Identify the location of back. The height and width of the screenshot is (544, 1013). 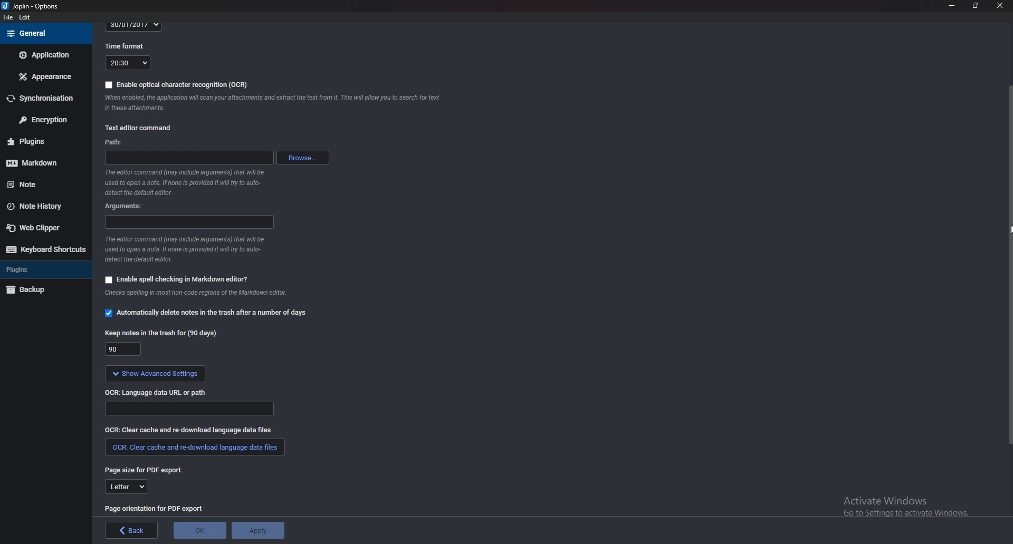
(132, 530).